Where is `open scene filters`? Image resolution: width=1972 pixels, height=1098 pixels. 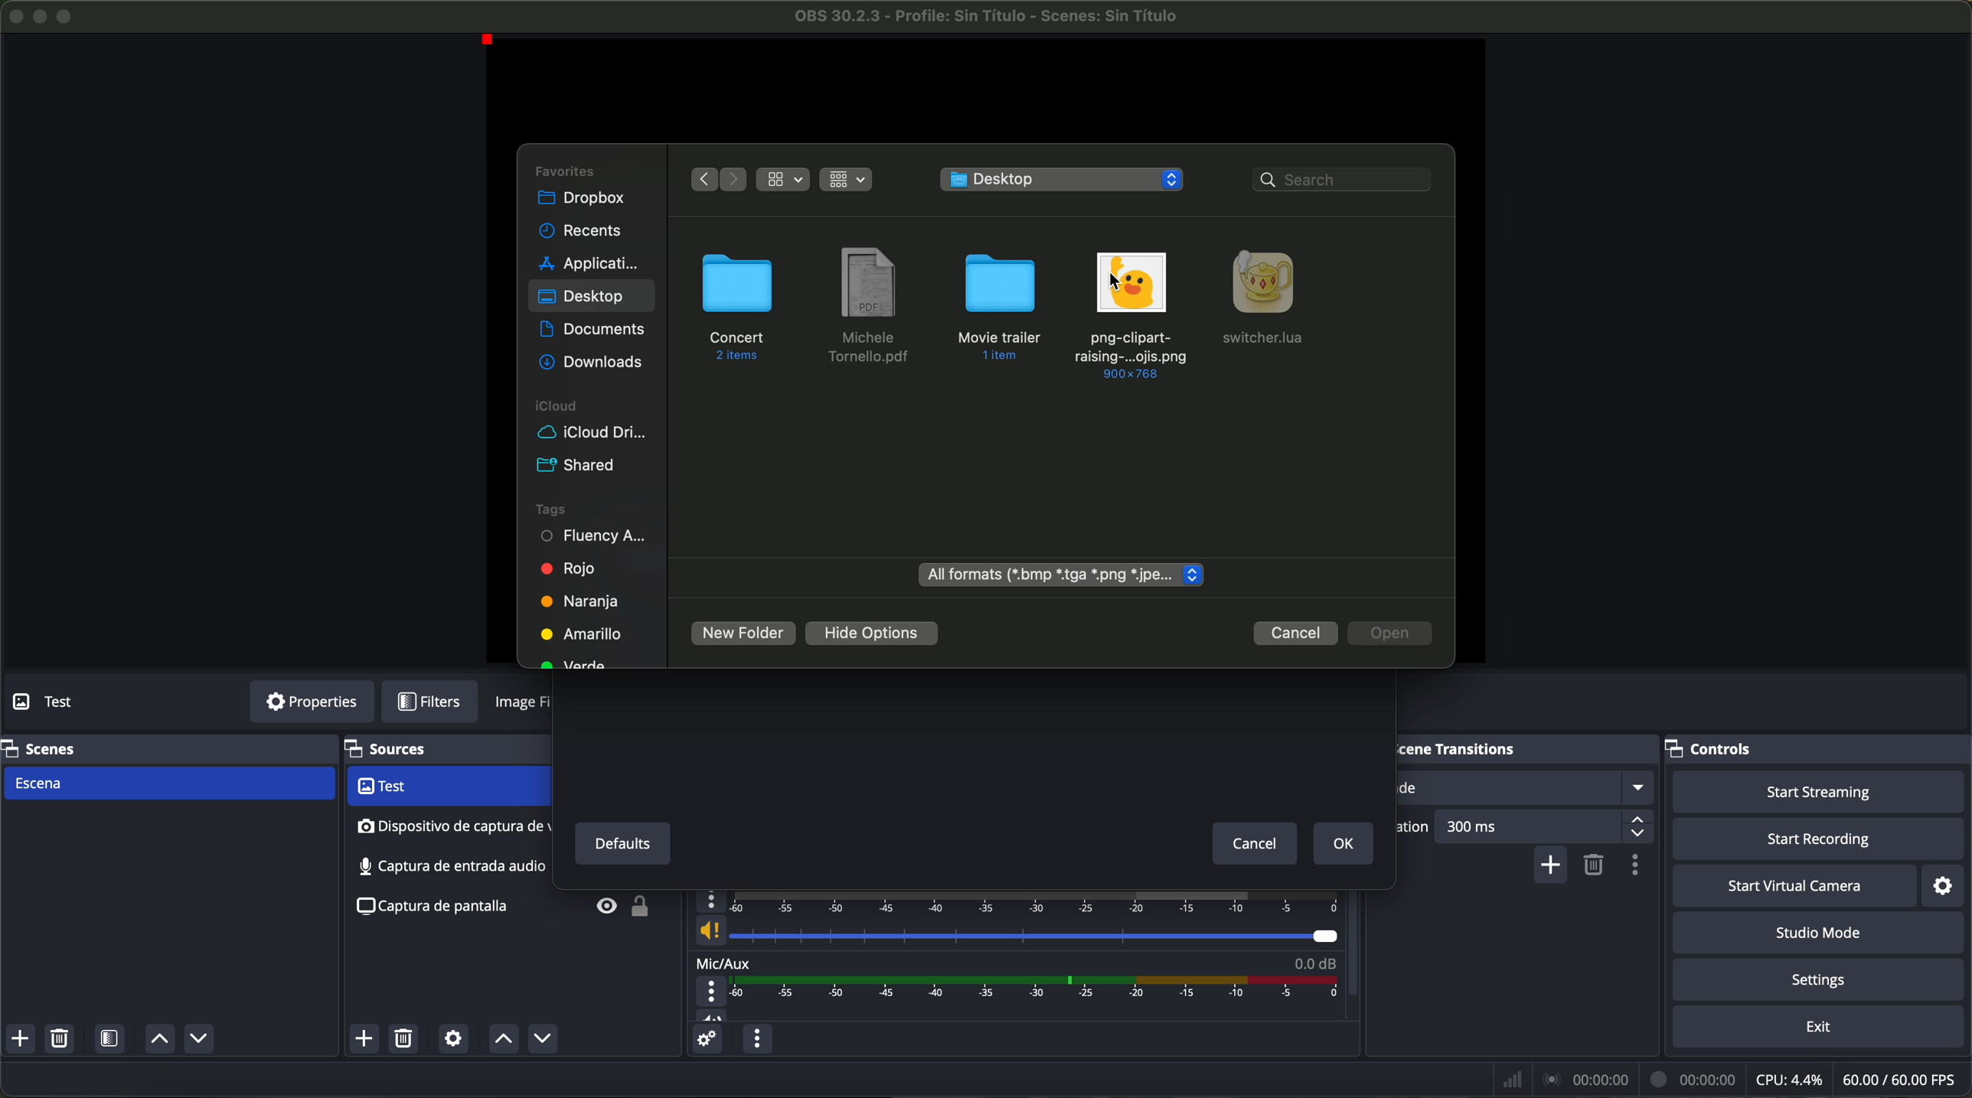
open scene filters is located at coordinates (112, 1040).